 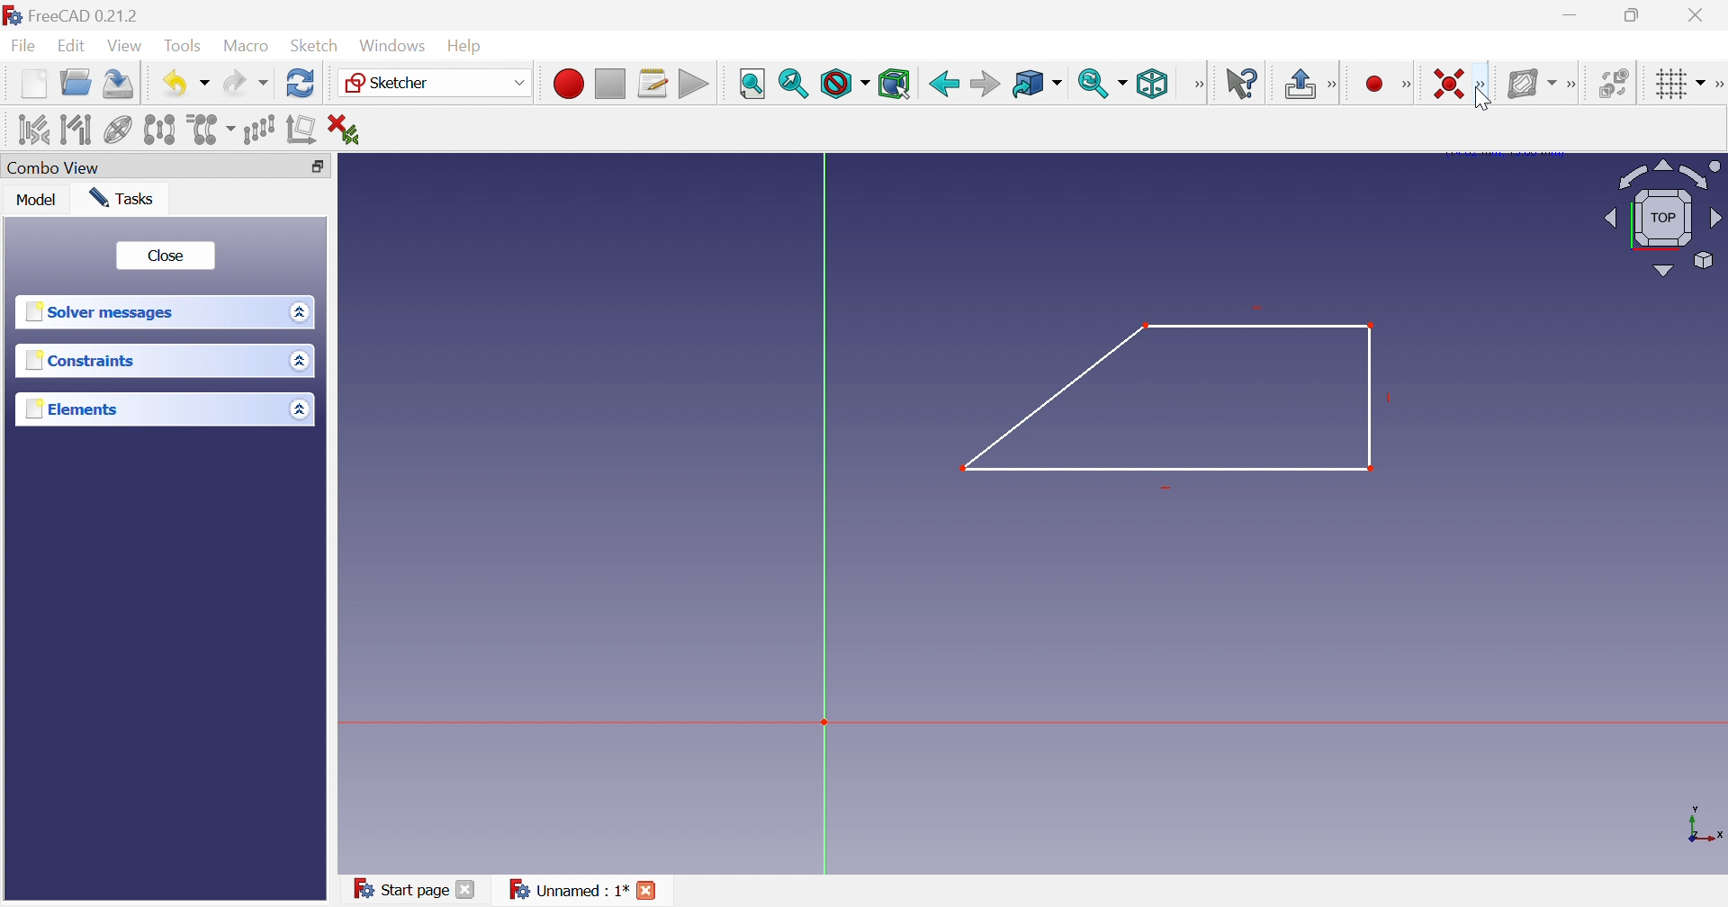 What do you see at coordinates (468, 892) in the screenshot?
I see `Close` at bounding box center [468, 892].